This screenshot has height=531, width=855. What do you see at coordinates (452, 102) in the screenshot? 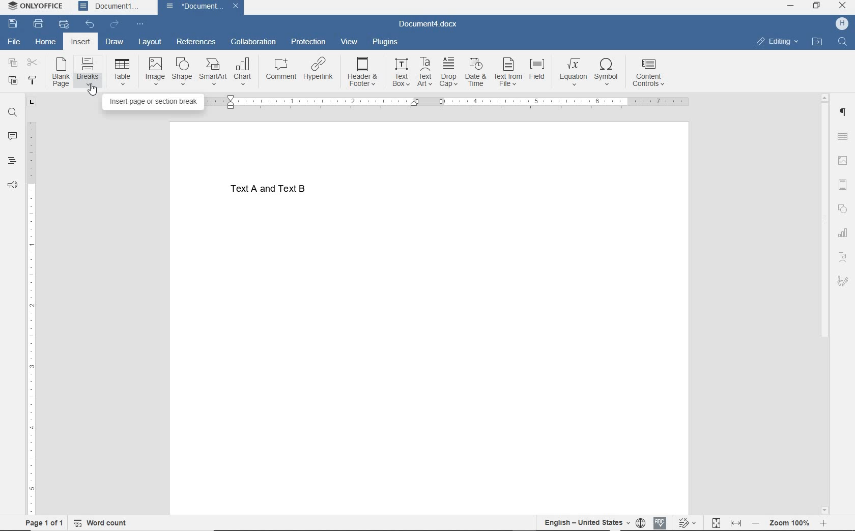
I see `RULER` at bounding box center [452, 102].